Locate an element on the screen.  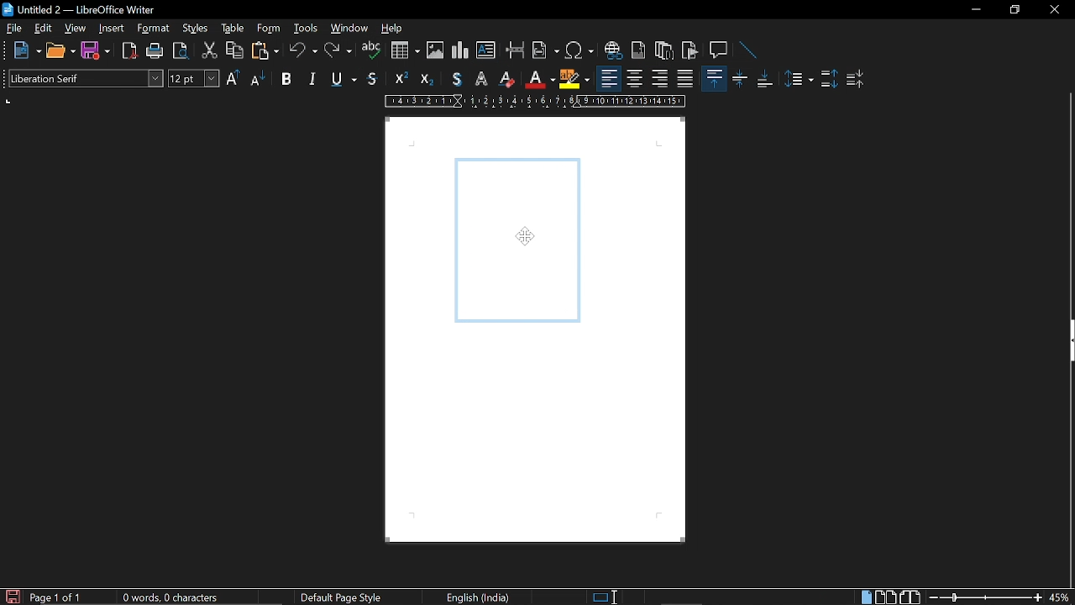
save is located at coordinates (12, 596).